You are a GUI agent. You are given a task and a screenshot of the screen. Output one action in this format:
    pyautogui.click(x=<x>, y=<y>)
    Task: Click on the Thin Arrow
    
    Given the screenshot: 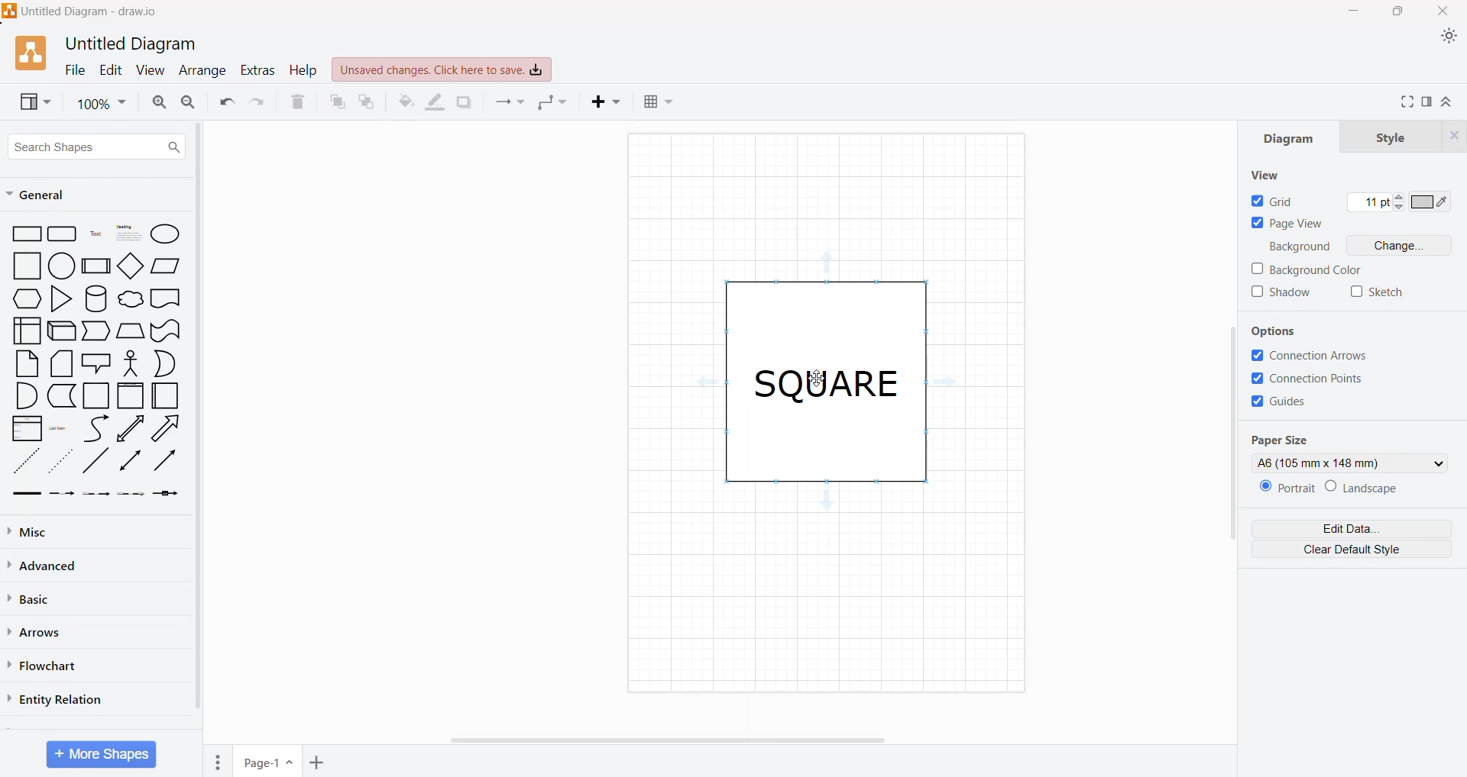 What is the action you would take?
    pyautogui.click(x=96, y=494)
    